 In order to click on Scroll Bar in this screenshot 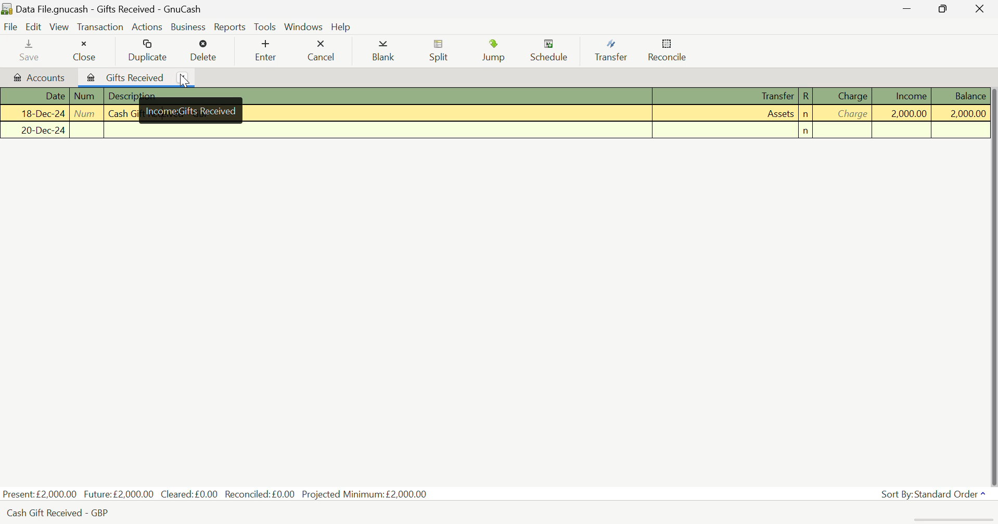, I will do `click(992, 283)`.